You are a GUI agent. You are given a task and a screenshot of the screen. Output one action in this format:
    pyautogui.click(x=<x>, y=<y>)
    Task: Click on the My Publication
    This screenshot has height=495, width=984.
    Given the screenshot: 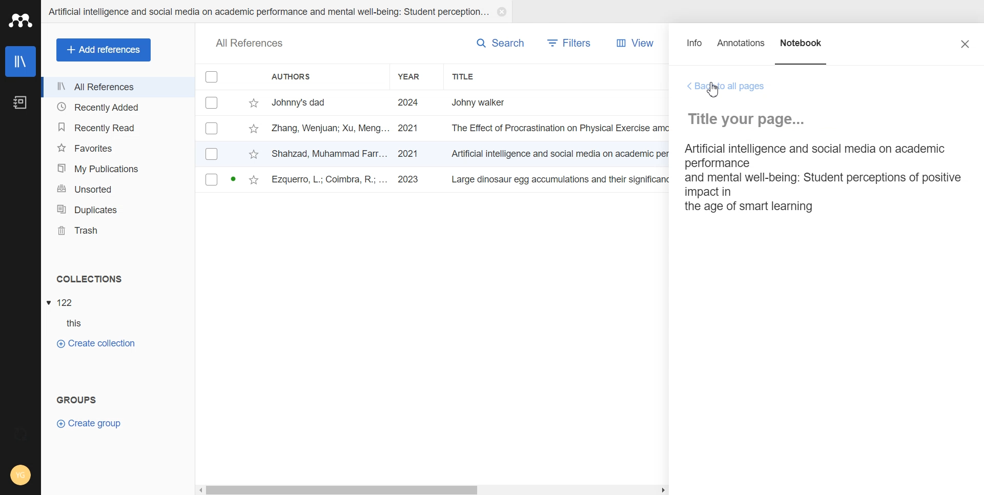 What is the action you would take?
    pyautogui.click(x=118, y=169)
    